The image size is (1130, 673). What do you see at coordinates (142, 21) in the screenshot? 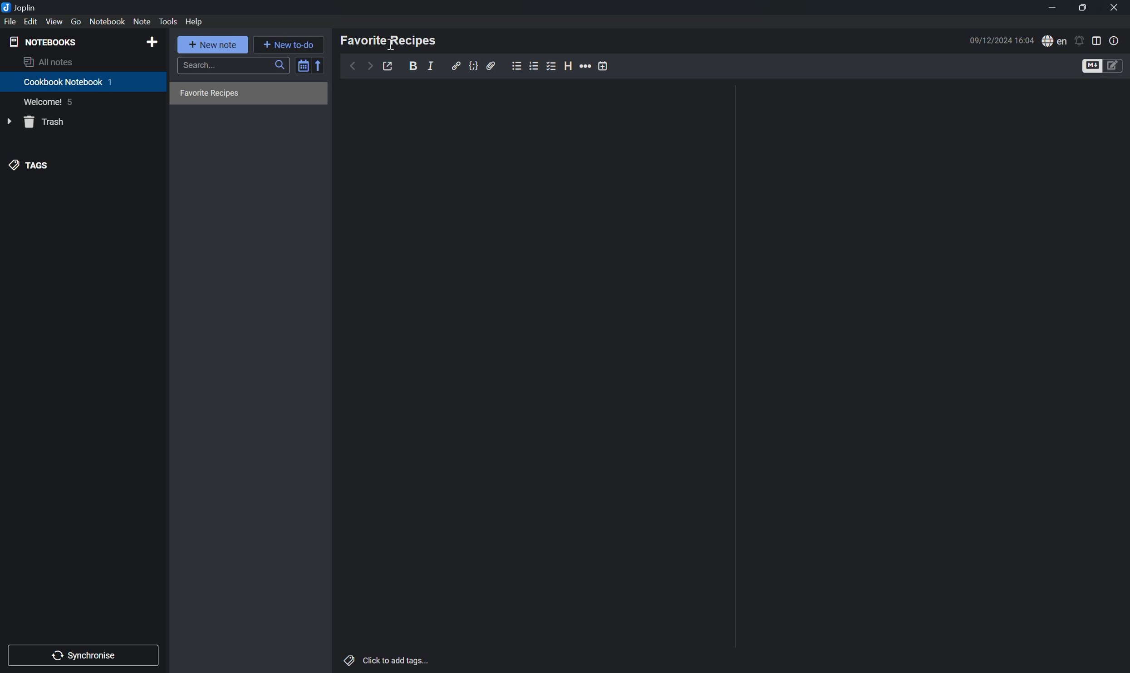
I see `Note` at bounding box center [142, 21].